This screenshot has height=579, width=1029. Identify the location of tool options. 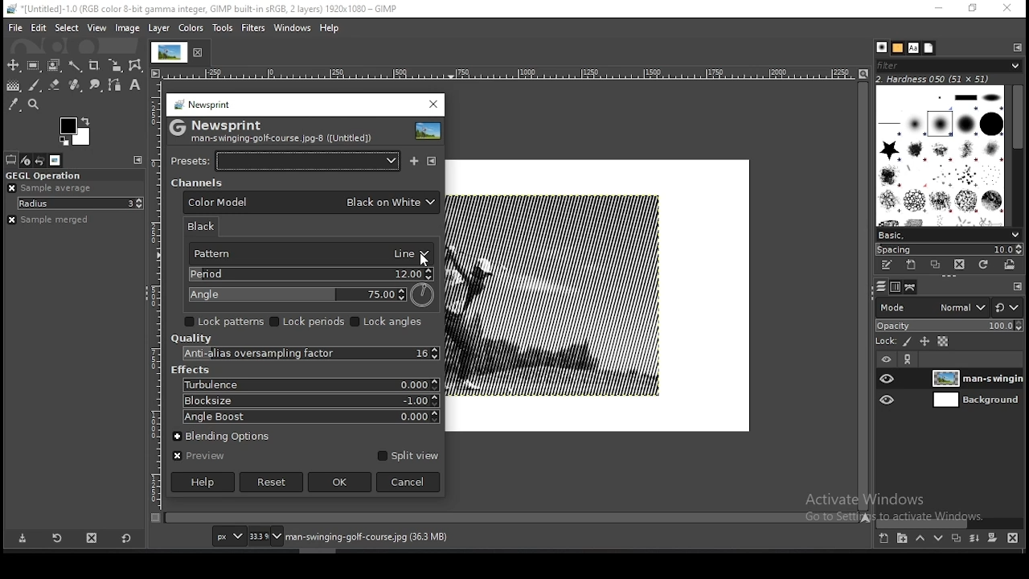
(11, 159).